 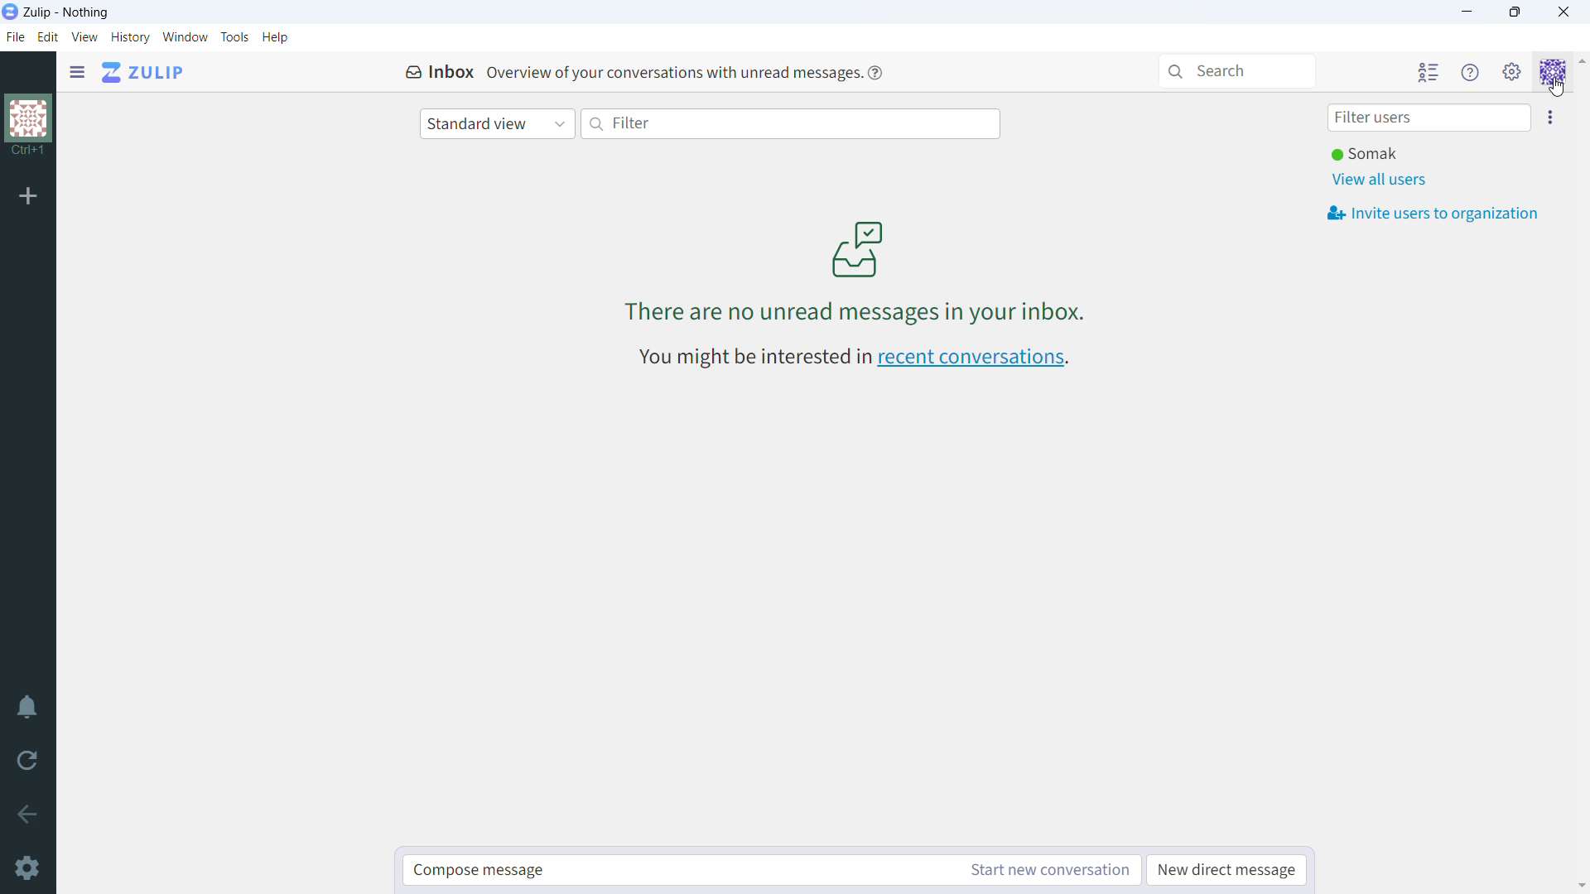 I want to click on minimize, so click(x=1465, y=12).